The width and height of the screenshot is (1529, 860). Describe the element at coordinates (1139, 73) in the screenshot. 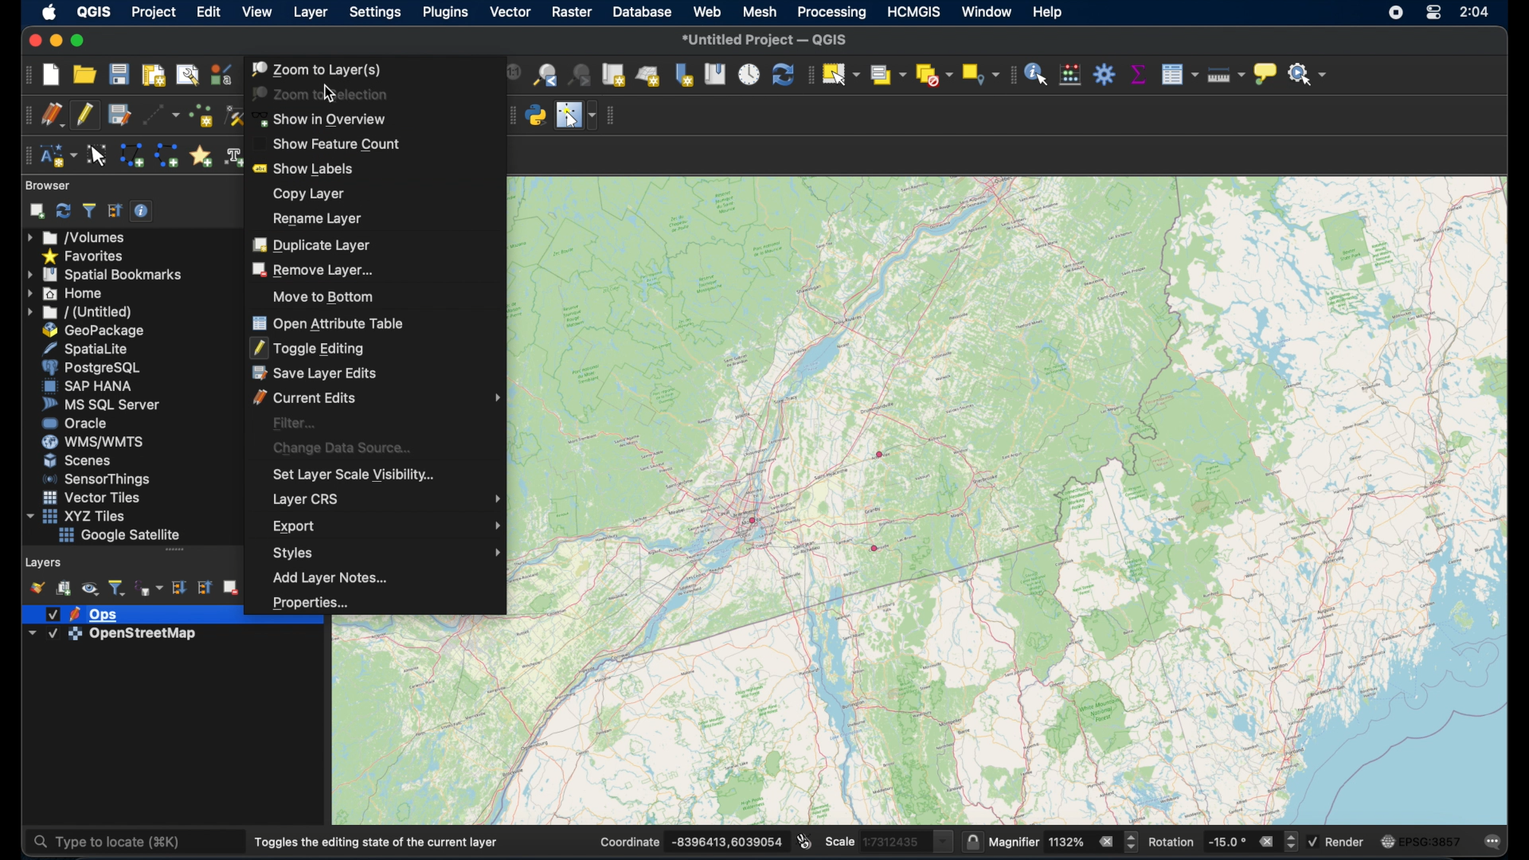

I see `show statistical summary` at that location.